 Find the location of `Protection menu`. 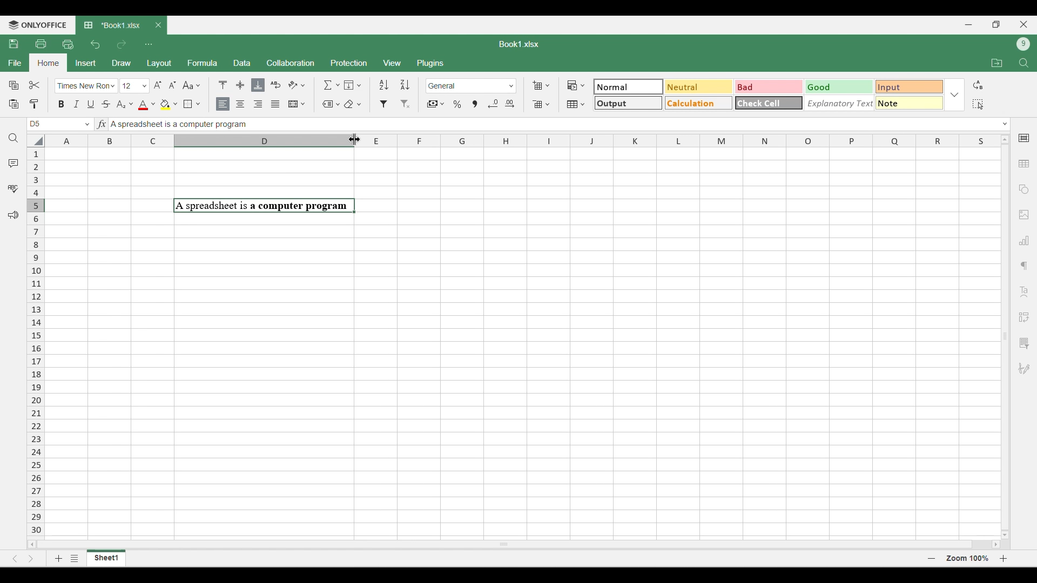

Protection menu is located at coordinates (348, 63).